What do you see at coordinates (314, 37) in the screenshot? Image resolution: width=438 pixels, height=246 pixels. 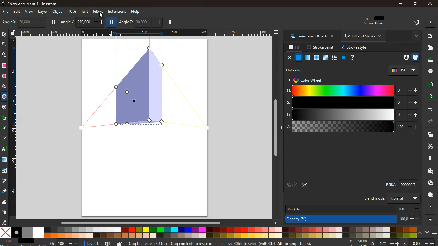 I see `layers and objects` at bounding box center [314, 37].